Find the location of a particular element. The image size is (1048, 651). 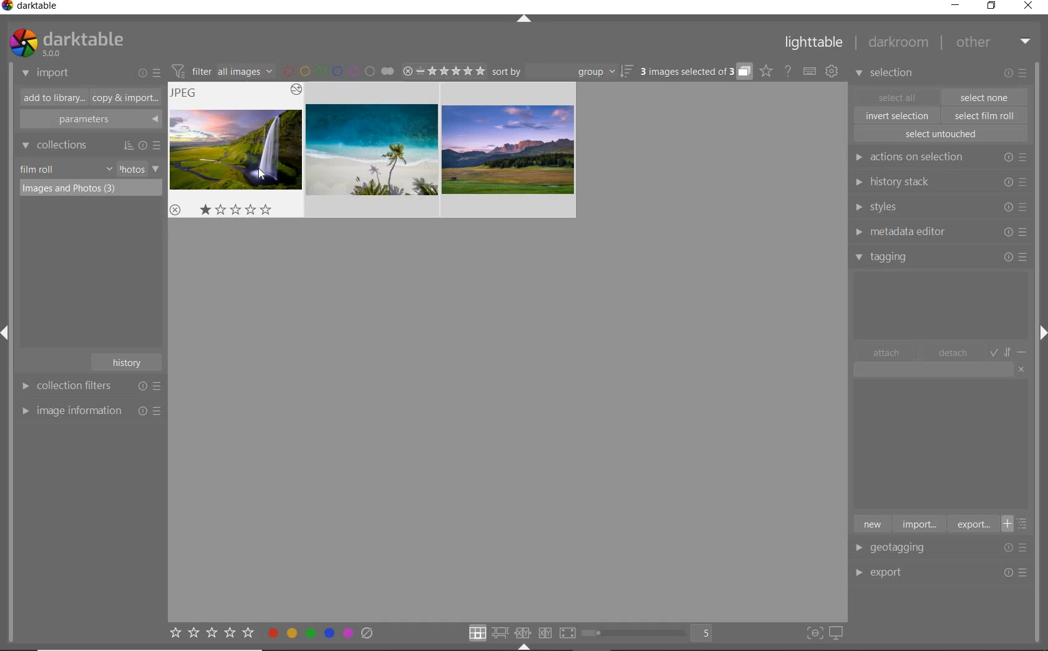

close is located at coordinates (1031, 7).